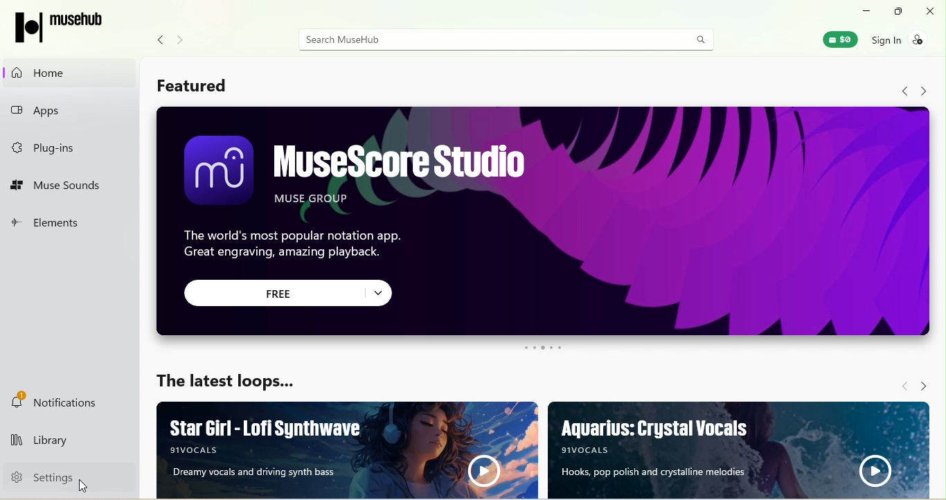 This screenshot has width=946, height=500. I want to click on Star Girl - Lofi Synthwave, so click(261, 429).